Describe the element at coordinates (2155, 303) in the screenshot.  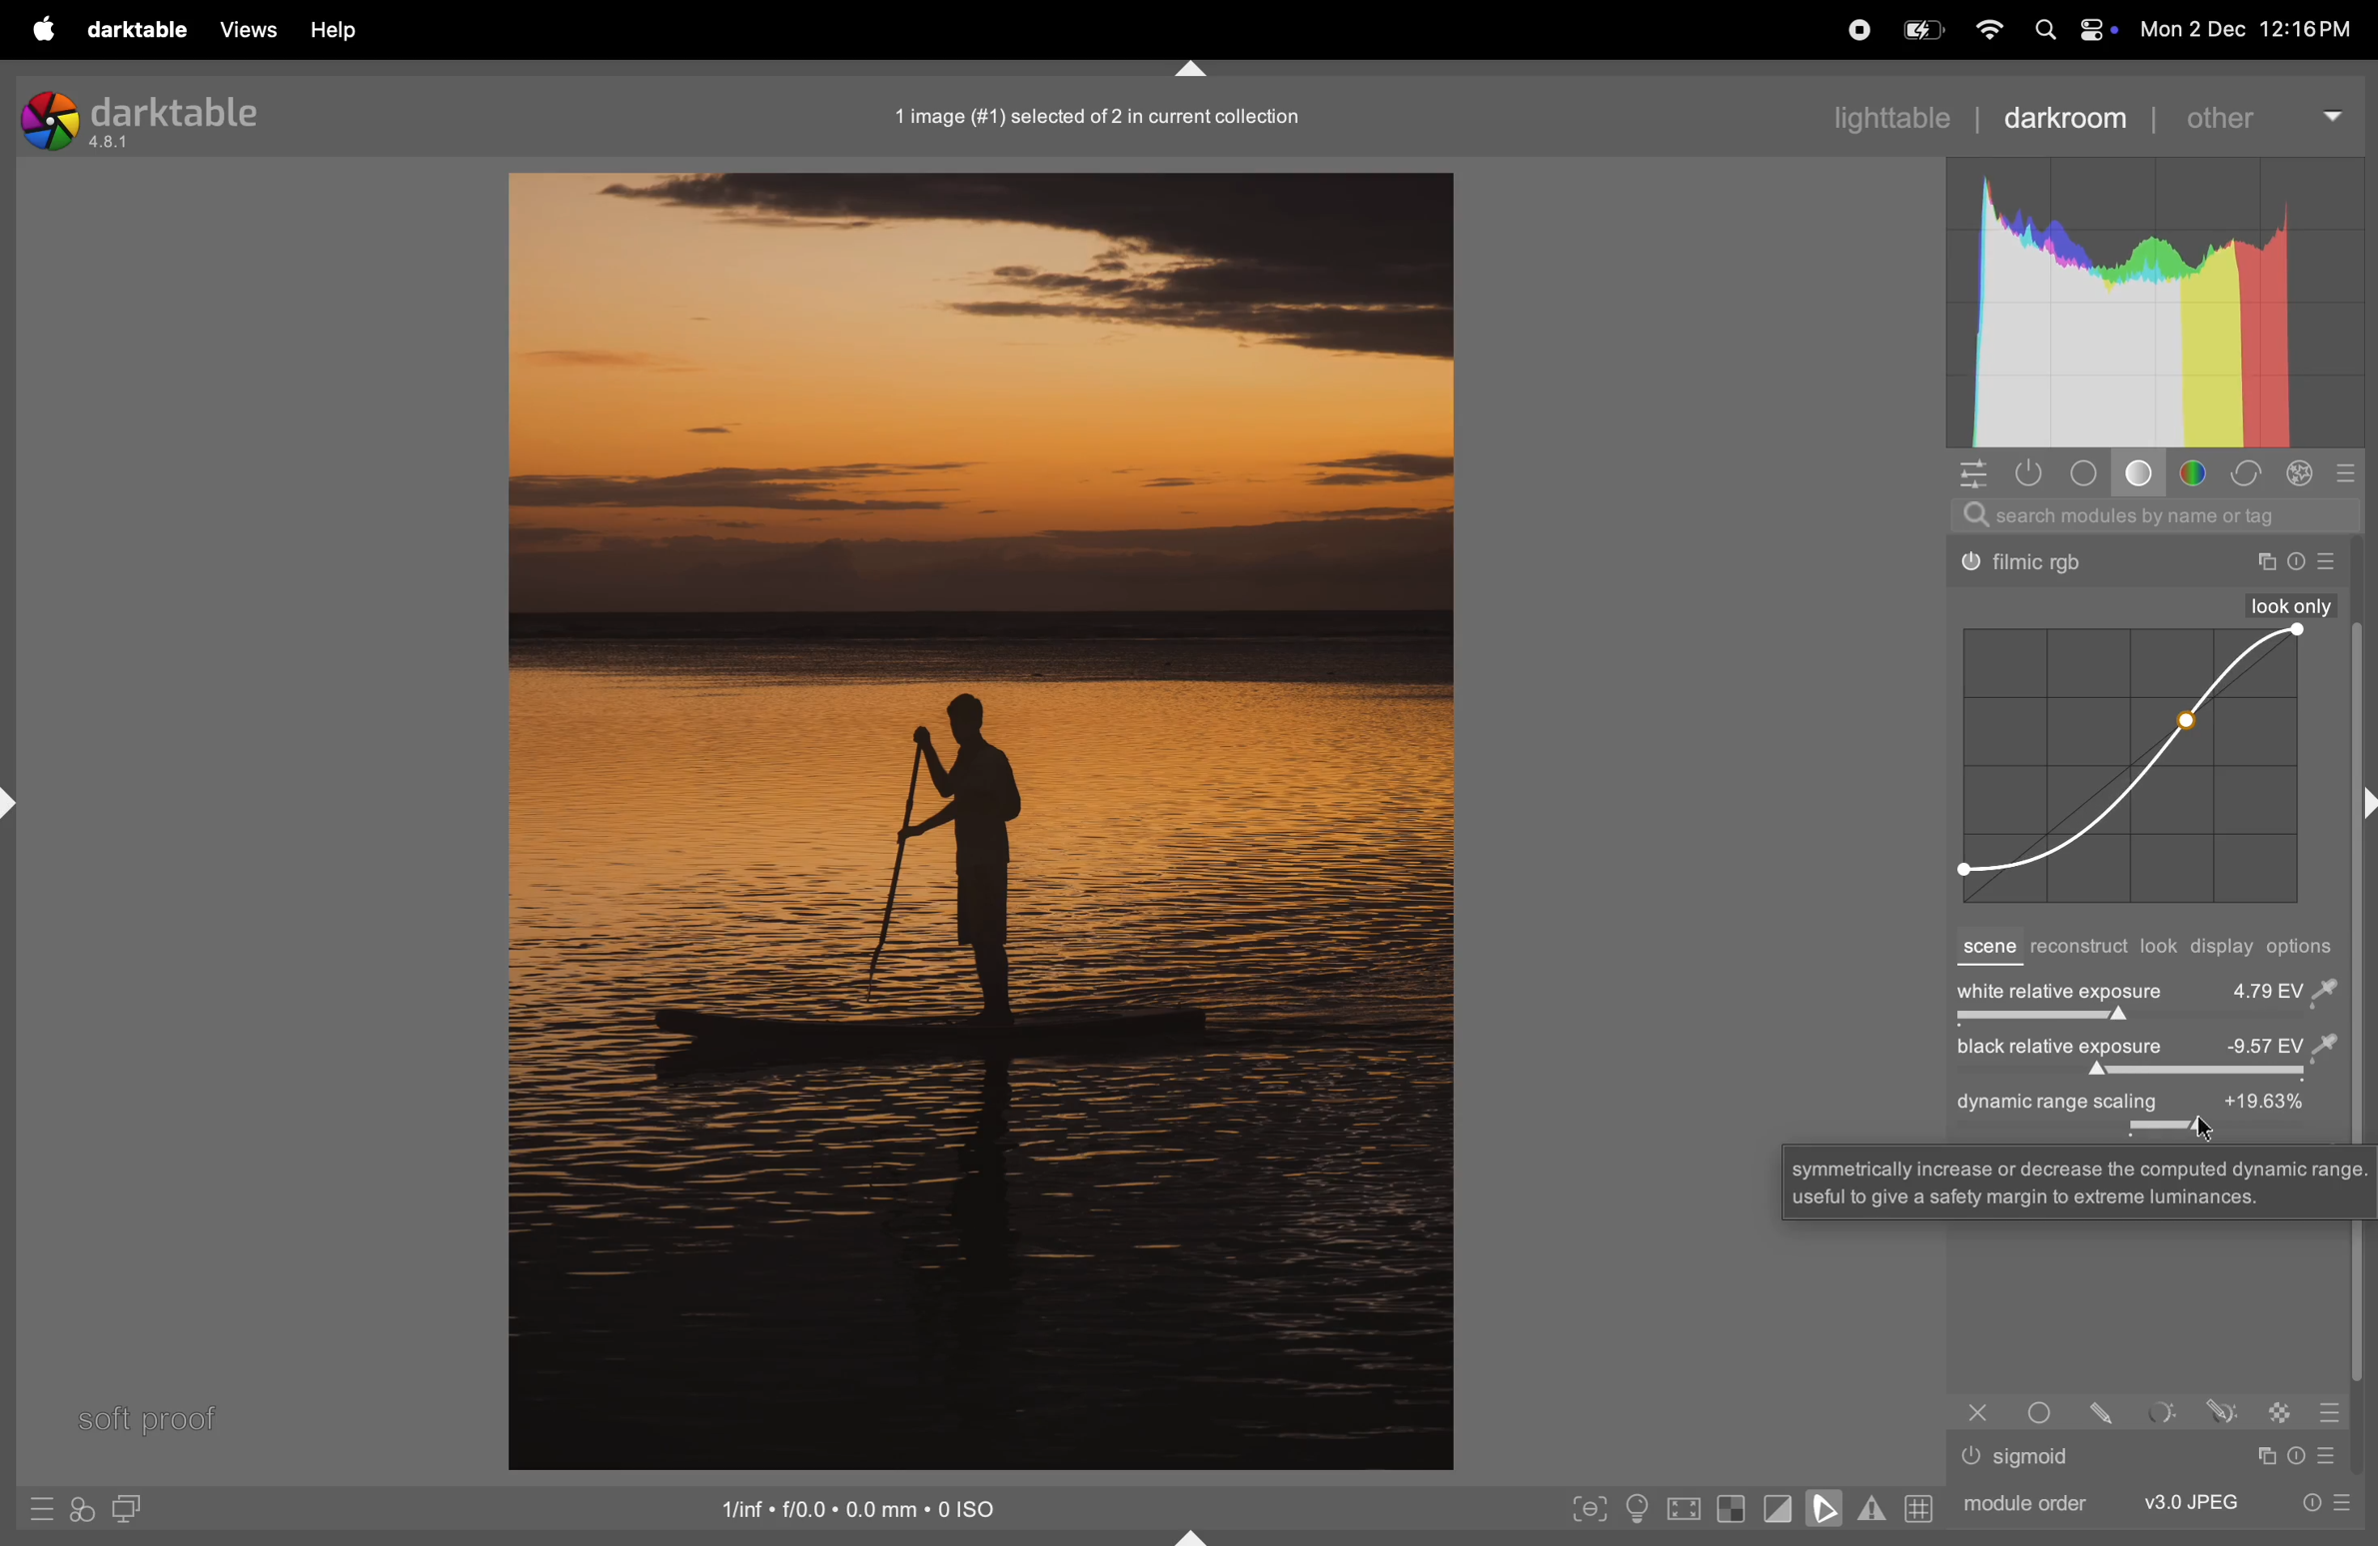
I see `histogram` at that location.